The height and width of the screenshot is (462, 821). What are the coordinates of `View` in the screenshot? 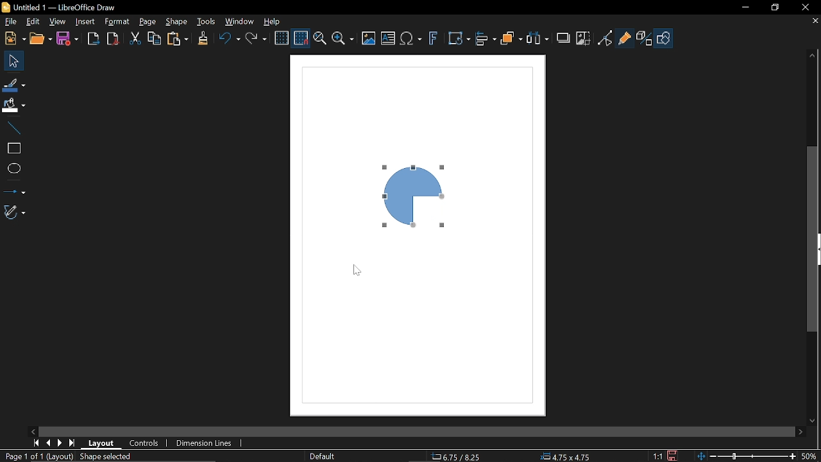 It's located at (58, 22).